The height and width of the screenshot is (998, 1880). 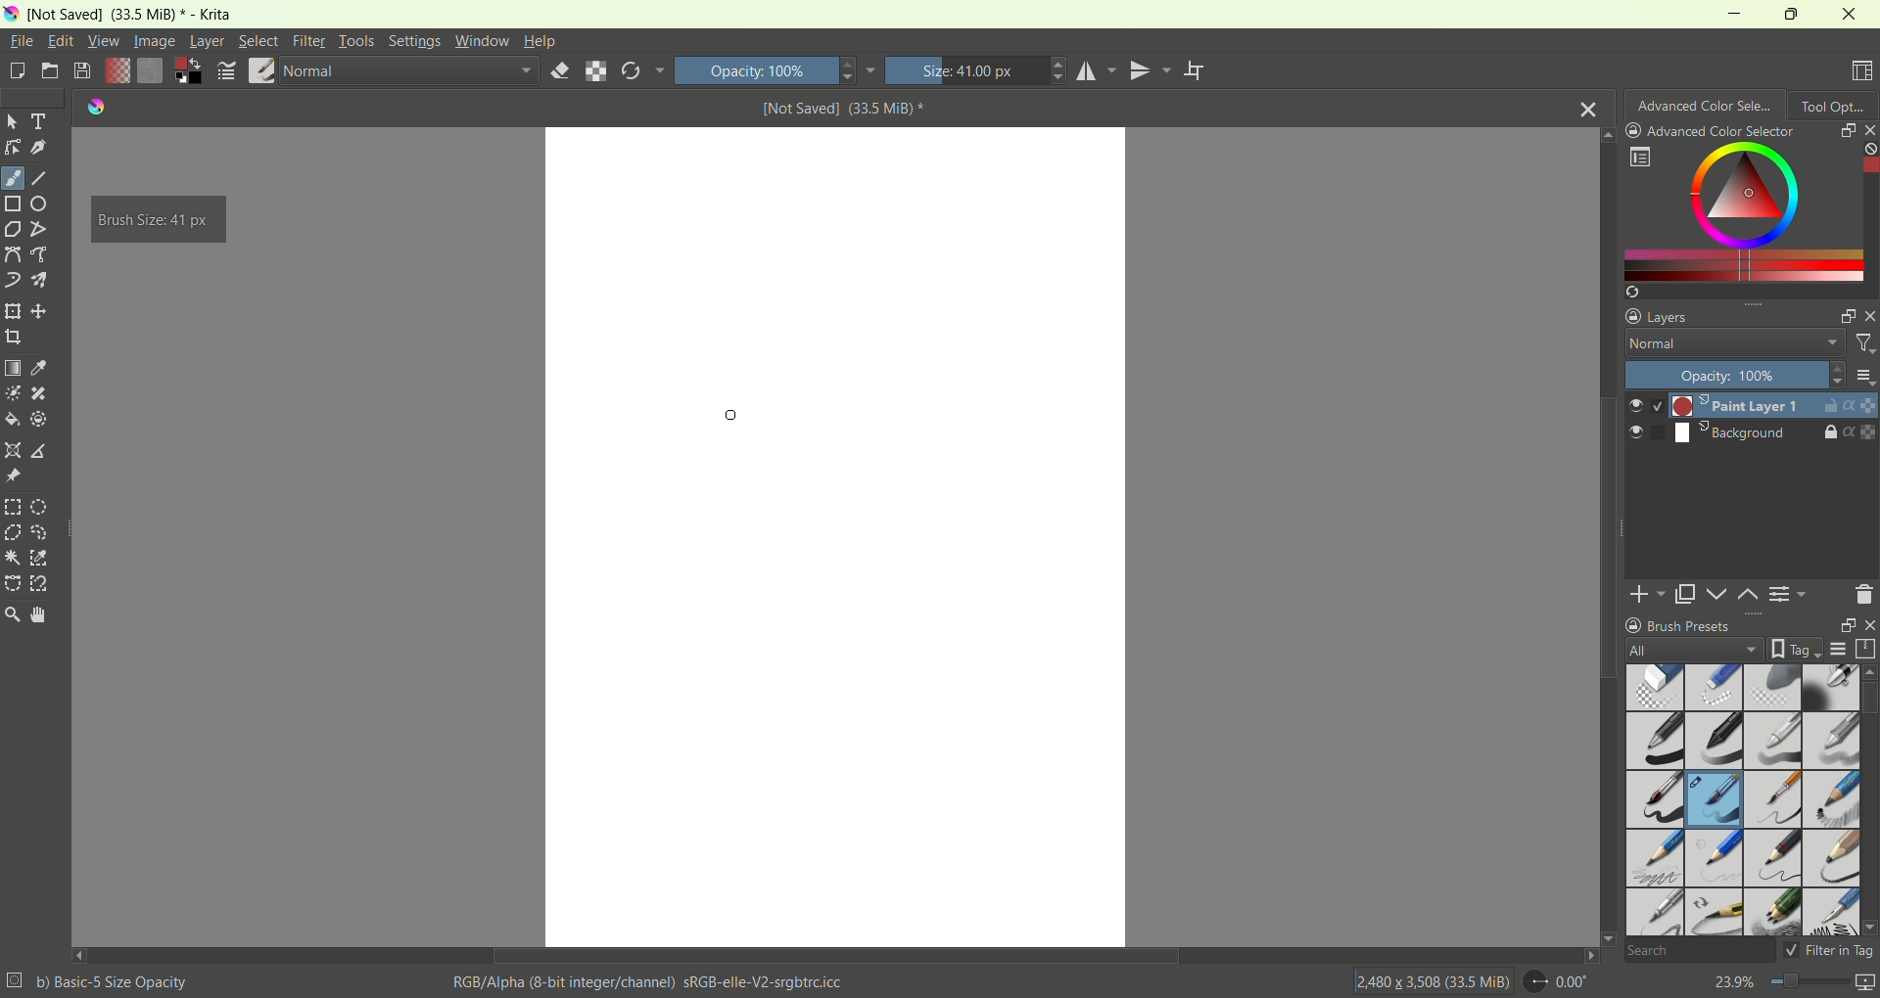 I want to click on all, so click(x=1686, y=650).